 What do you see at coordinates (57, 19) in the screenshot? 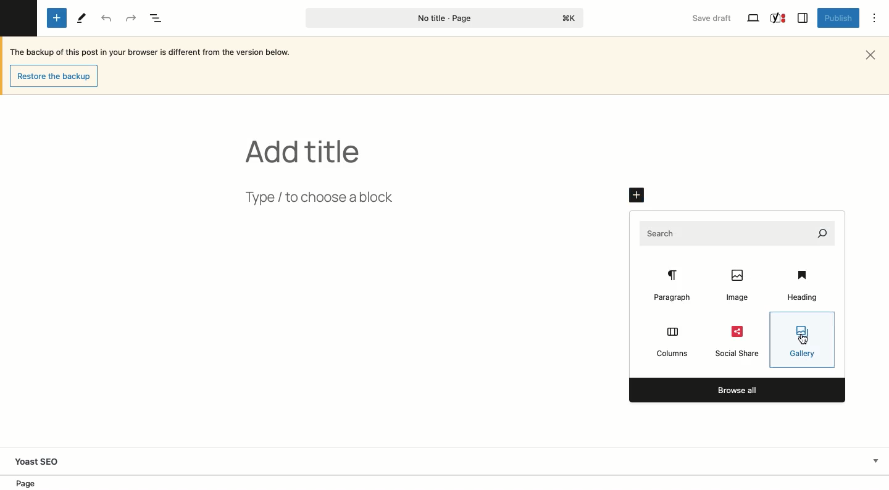
I see `Add new block` at bounding box center [57, 19].